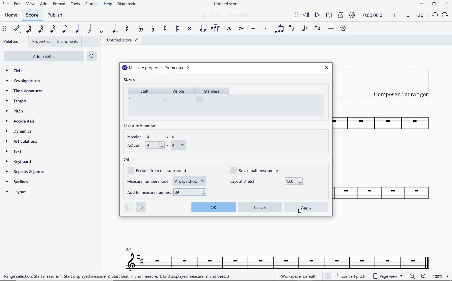  What do you see at coordinates (178, 101) in the screenshot?
I see `visible` at bounding box center [178, 101].